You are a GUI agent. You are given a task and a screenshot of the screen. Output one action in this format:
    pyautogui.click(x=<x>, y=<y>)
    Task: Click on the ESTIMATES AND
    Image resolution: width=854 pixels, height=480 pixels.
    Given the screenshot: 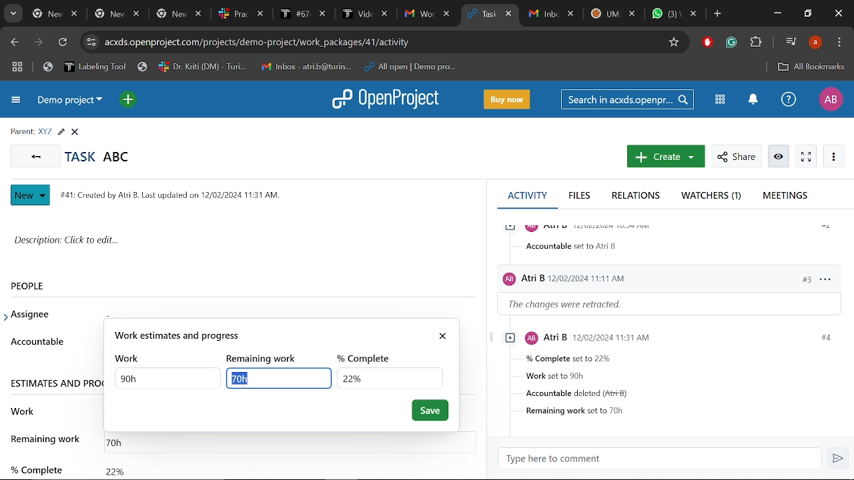 What is the action you would take?
    pyautogui.click(x=55, y=382)
    